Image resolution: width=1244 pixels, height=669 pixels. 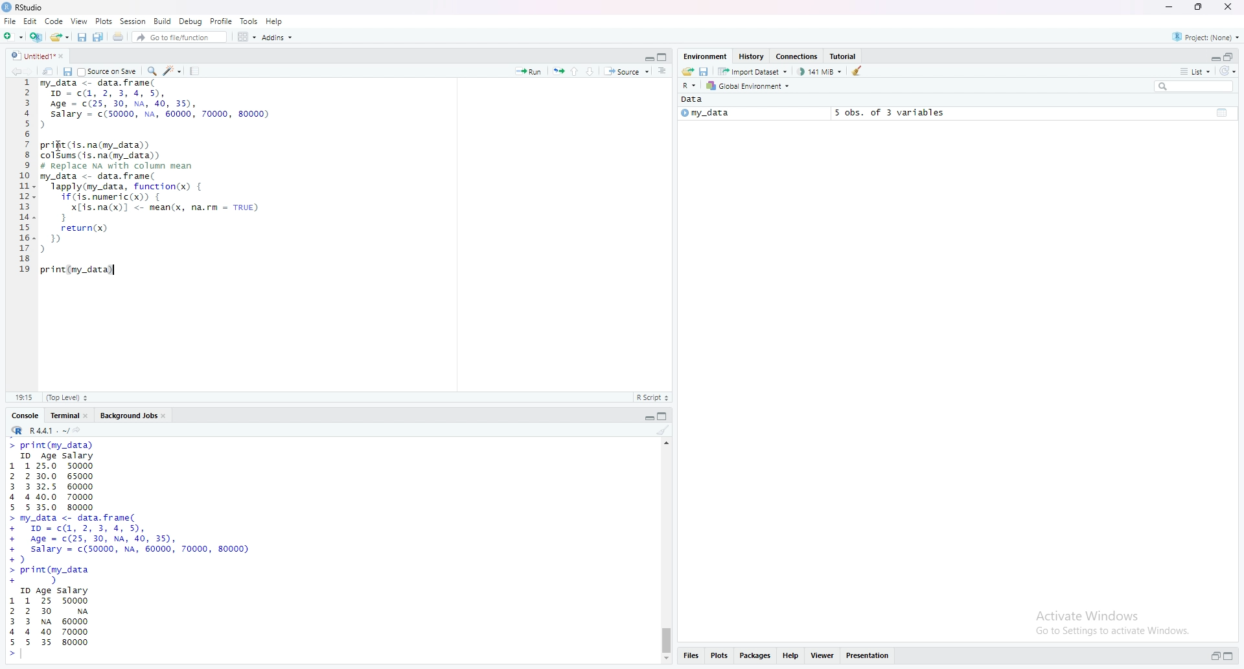 What do you see at coordinates (192, 20) in the screenshot?
I see `Debug` at bounding box center [192, 20].